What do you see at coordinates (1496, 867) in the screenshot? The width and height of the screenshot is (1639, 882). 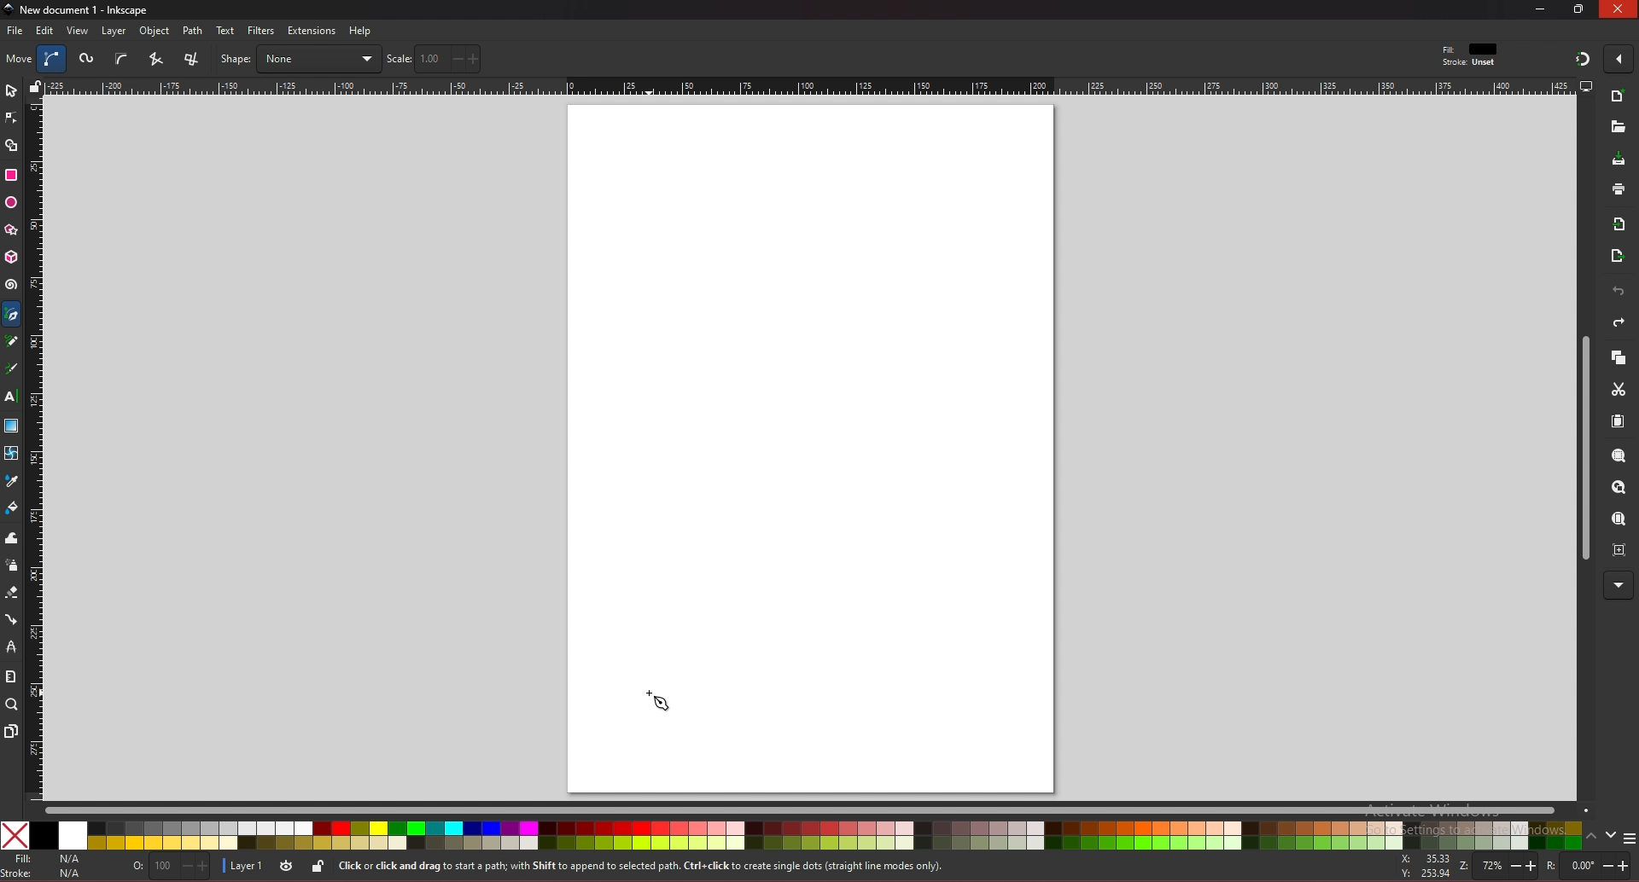 I see `zoom` at bounding box center [1496, 867].